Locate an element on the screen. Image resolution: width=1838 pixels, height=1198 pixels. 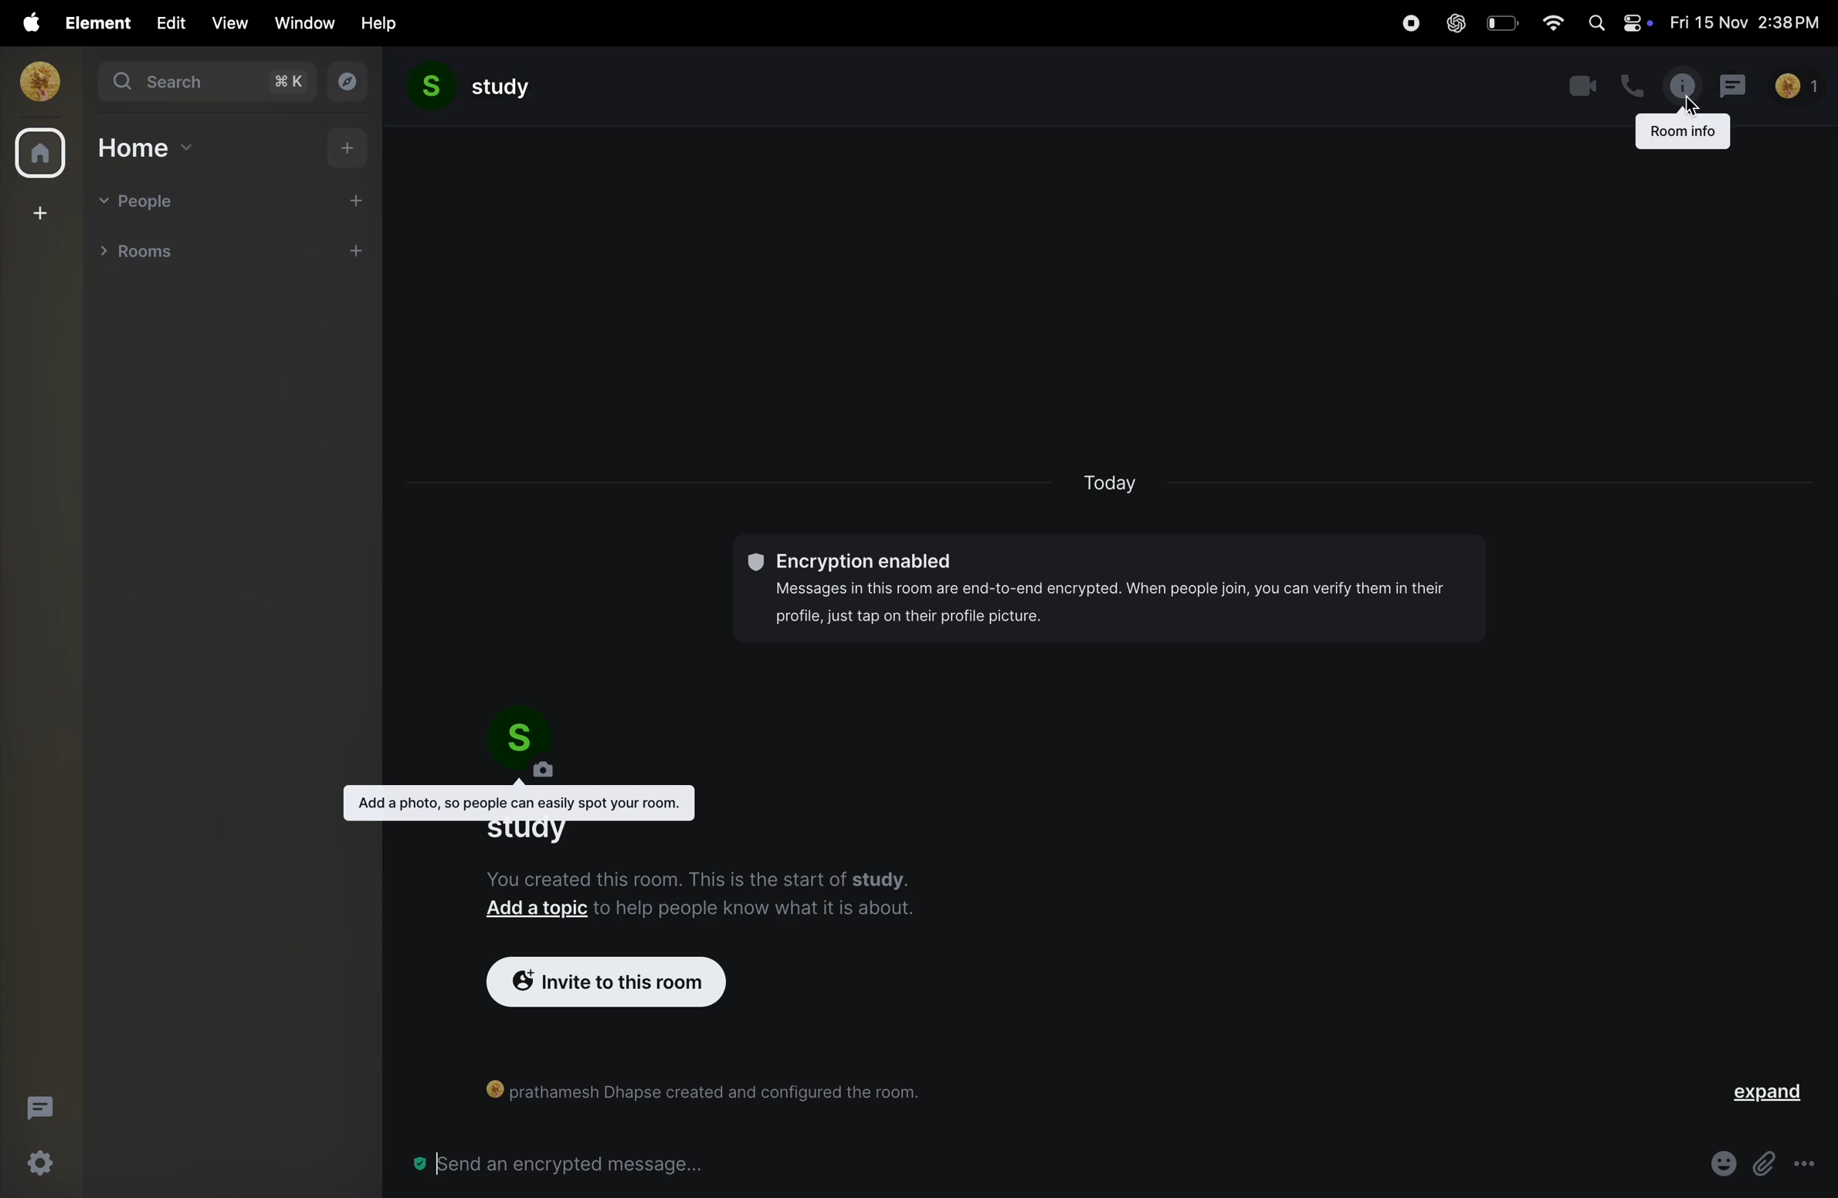
today is located at coordinates (1105, 479).